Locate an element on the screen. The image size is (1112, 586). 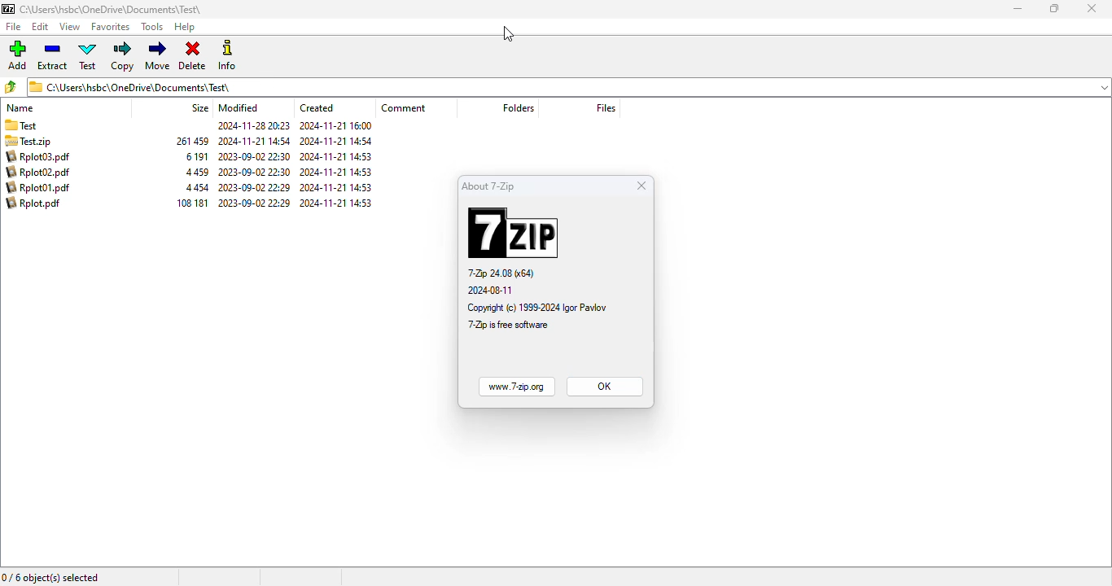
copyright (c) 1999-2024 Igor Pavlov is located at coordinates (536, 307).